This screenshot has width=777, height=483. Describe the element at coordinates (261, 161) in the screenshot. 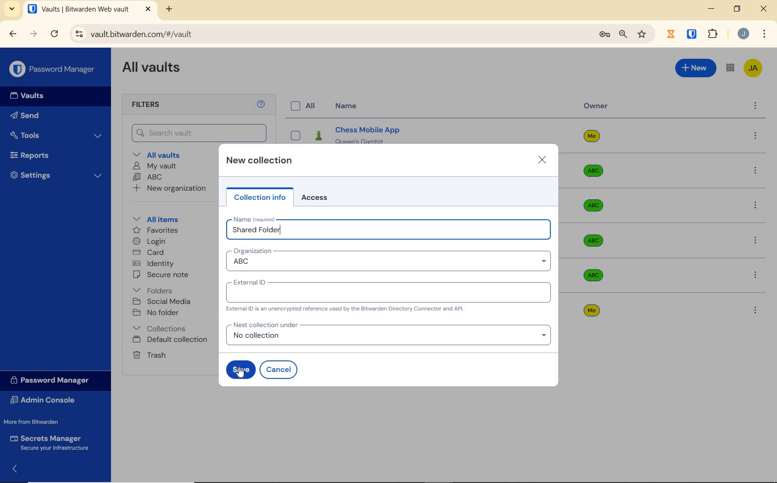

I see `New collection` at that location.